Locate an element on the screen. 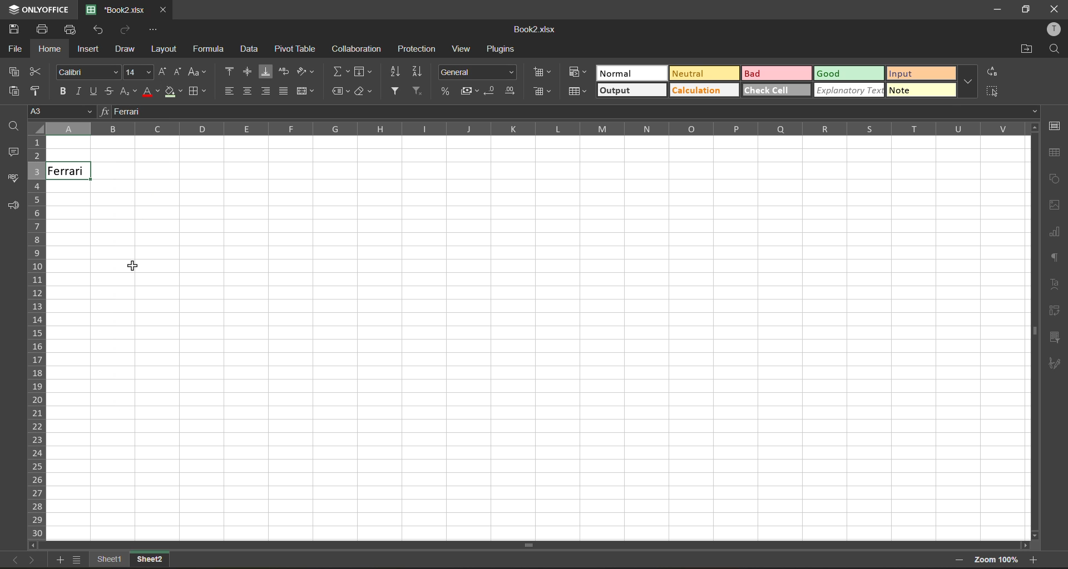 Image resolution: width=1068 pixels, height=569 pixels. percent is located at coordinates (446, 89).